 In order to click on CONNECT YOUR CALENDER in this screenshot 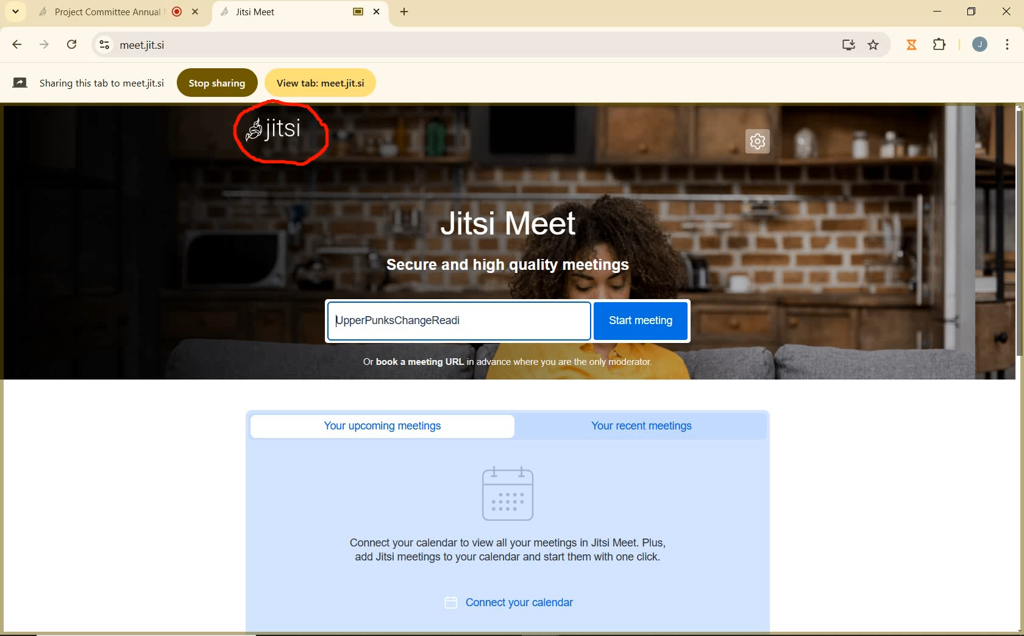, I will do `click(523, 604)`.